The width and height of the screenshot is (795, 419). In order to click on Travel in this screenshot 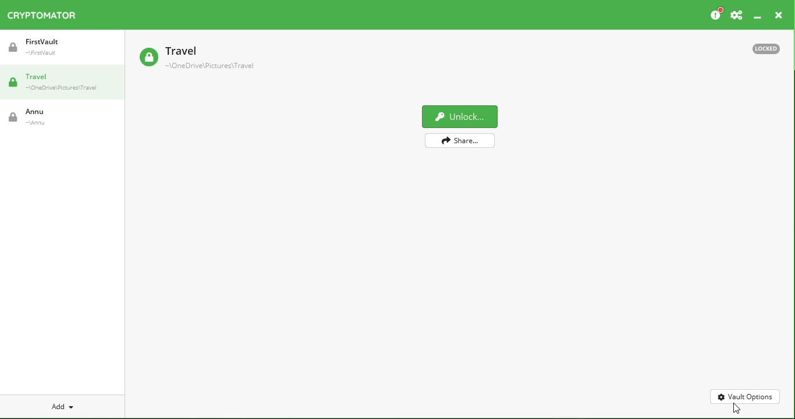, I will do `click(63, 84)`.